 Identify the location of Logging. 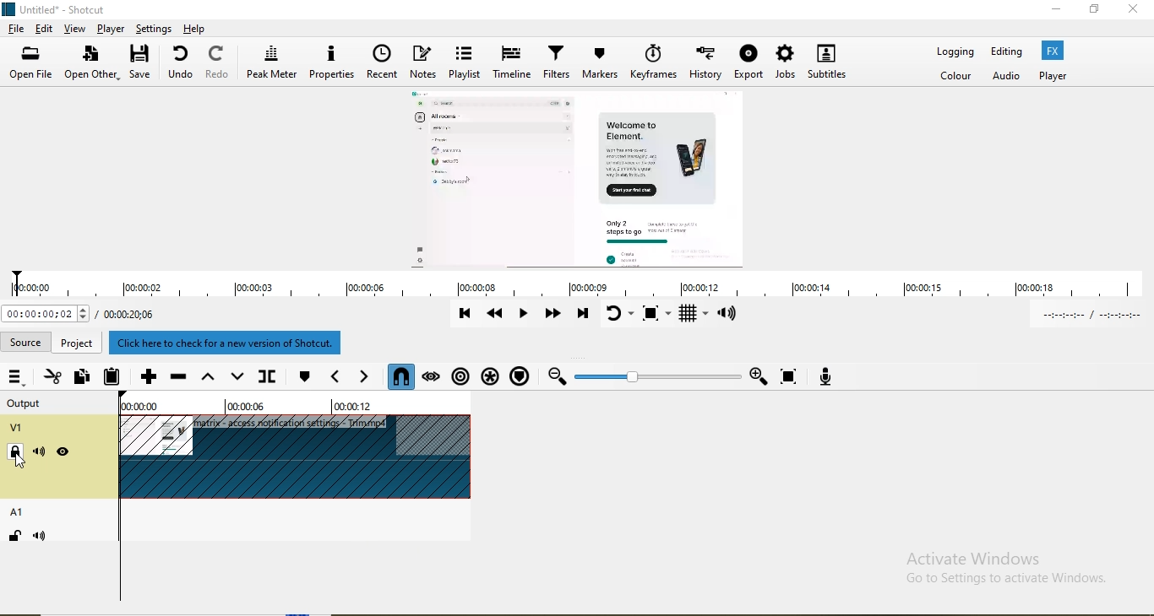
(956, 51).